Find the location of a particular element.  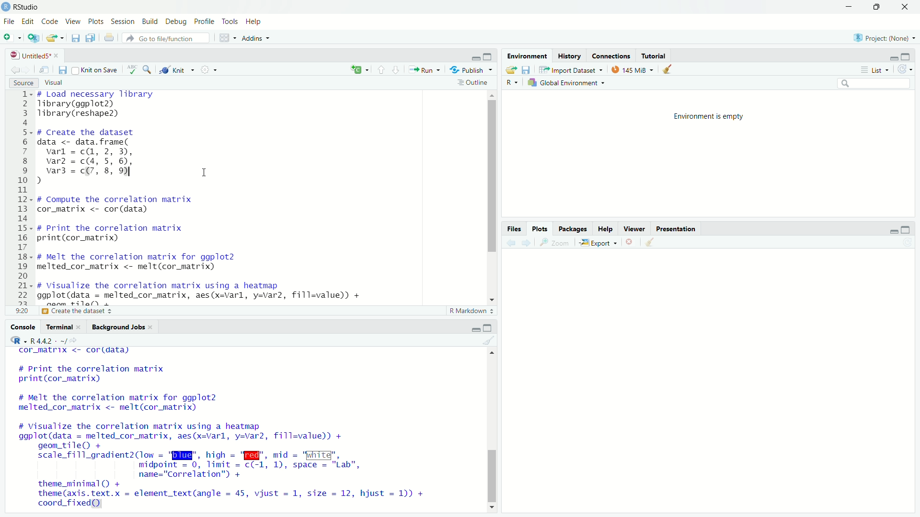

load workspace is located at coordinates (511, 69).